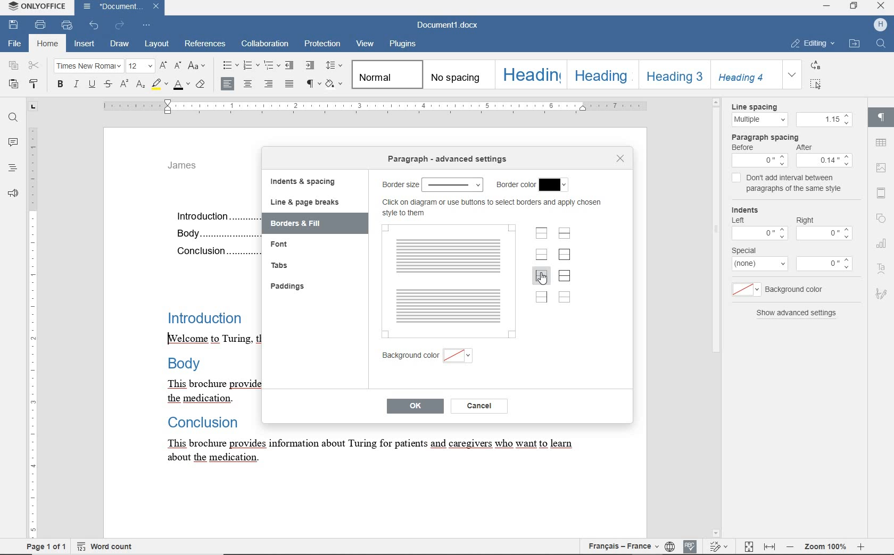  Describe the element at coordinates (883, 218) in the screenshot. I see `shape` at that location.